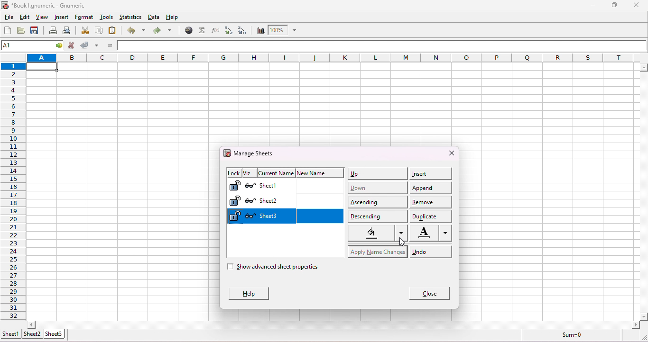 The height and width of the screenshot is (342, 648). Describe the element at coordinates (300, 187) in the screenshot. I see `sheet 1` at that location.